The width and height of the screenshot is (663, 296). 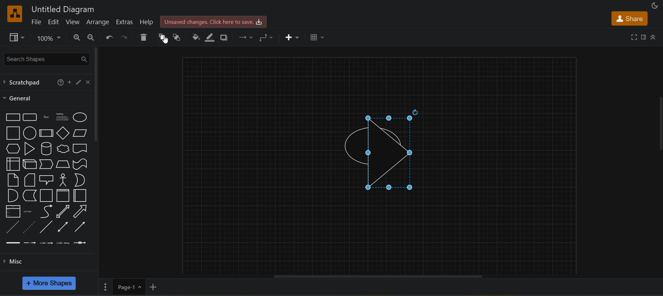 I want to click on internal storage, so click(x=14, y=164).